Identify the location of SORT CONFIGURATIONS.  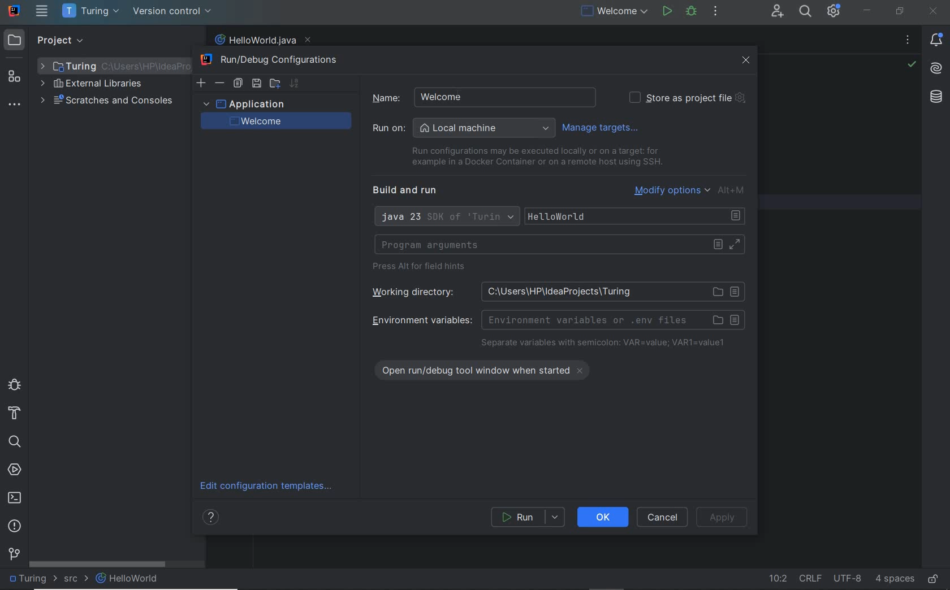
(294, 83).